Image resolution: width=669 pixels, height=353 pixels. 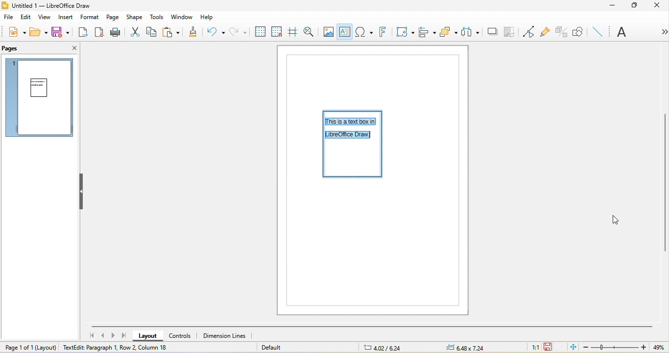 I want to click on zoom, so click(x=624, y=347).